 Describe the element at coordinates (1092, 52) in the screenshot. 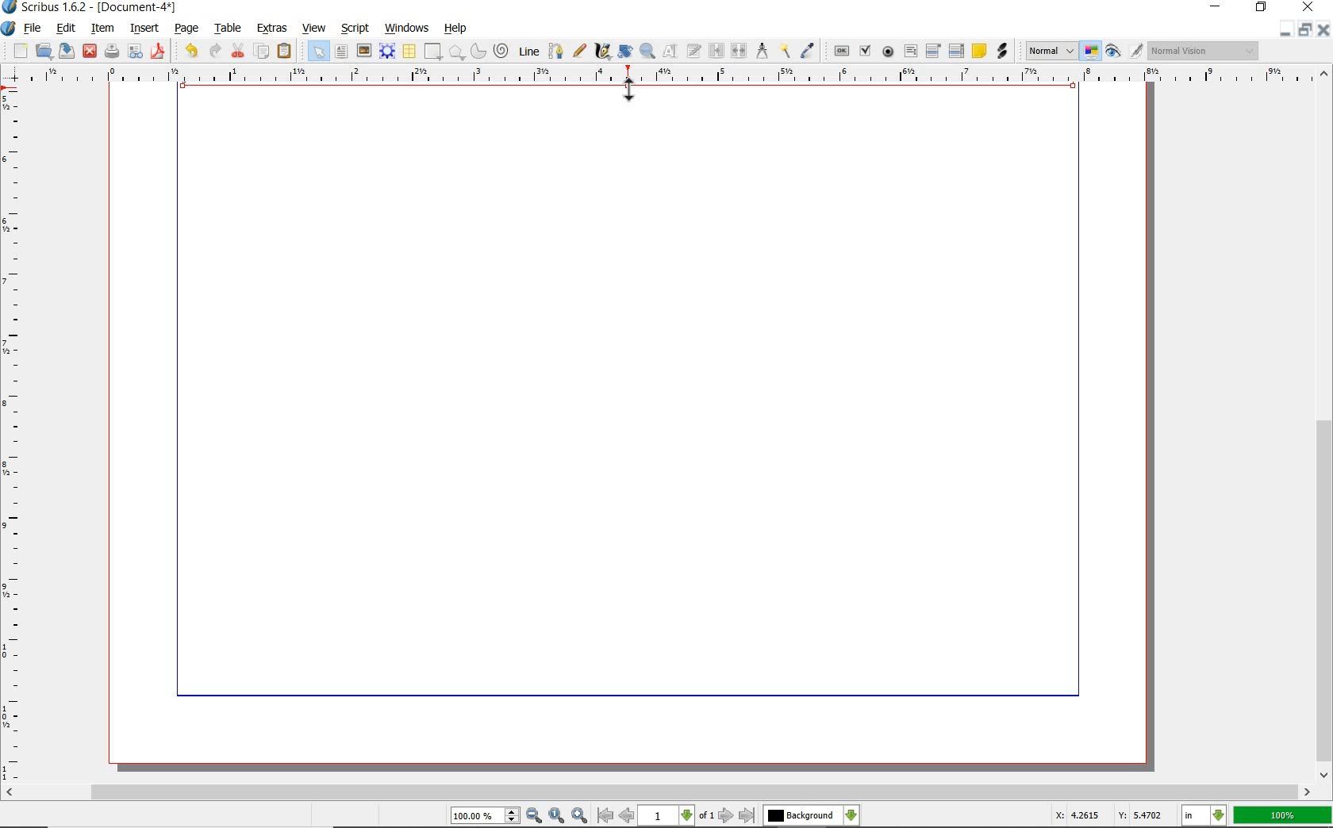

I see `toggle color management` at that location.